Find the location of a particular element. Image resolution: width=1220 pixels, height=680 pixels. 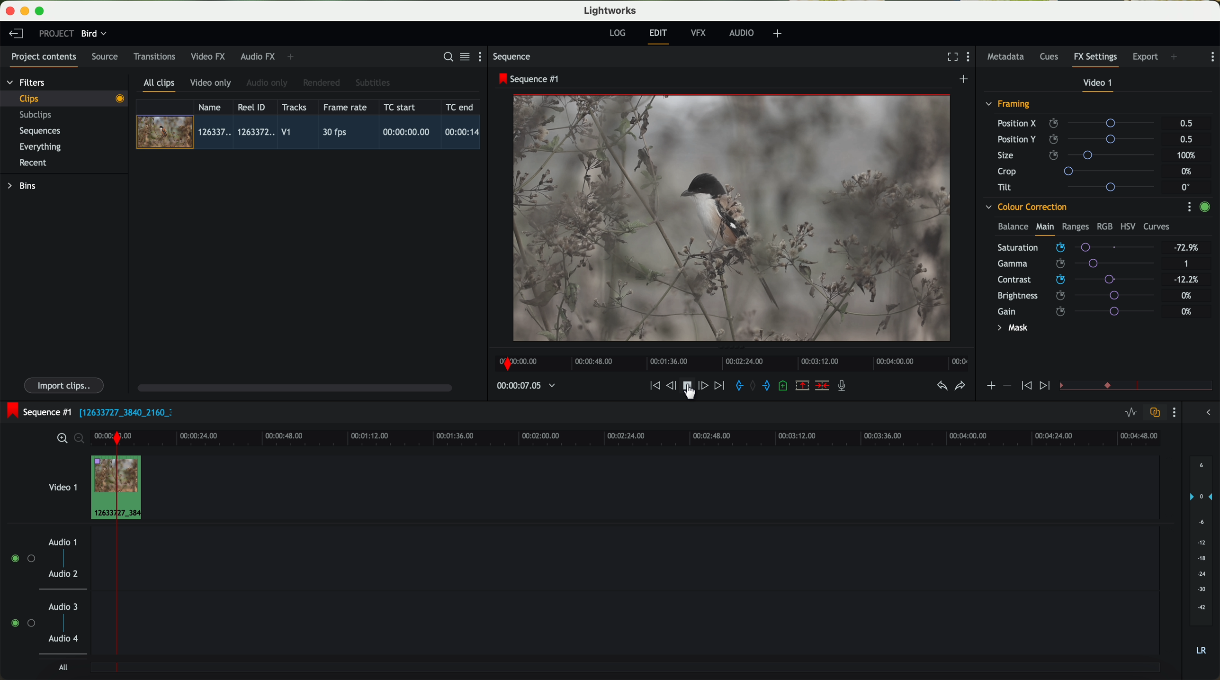

gain is located at coordinates (1082, 311).